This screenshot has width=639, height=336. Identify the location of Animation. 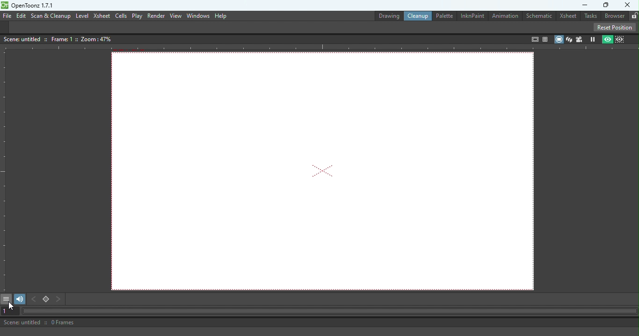
(506, 16).